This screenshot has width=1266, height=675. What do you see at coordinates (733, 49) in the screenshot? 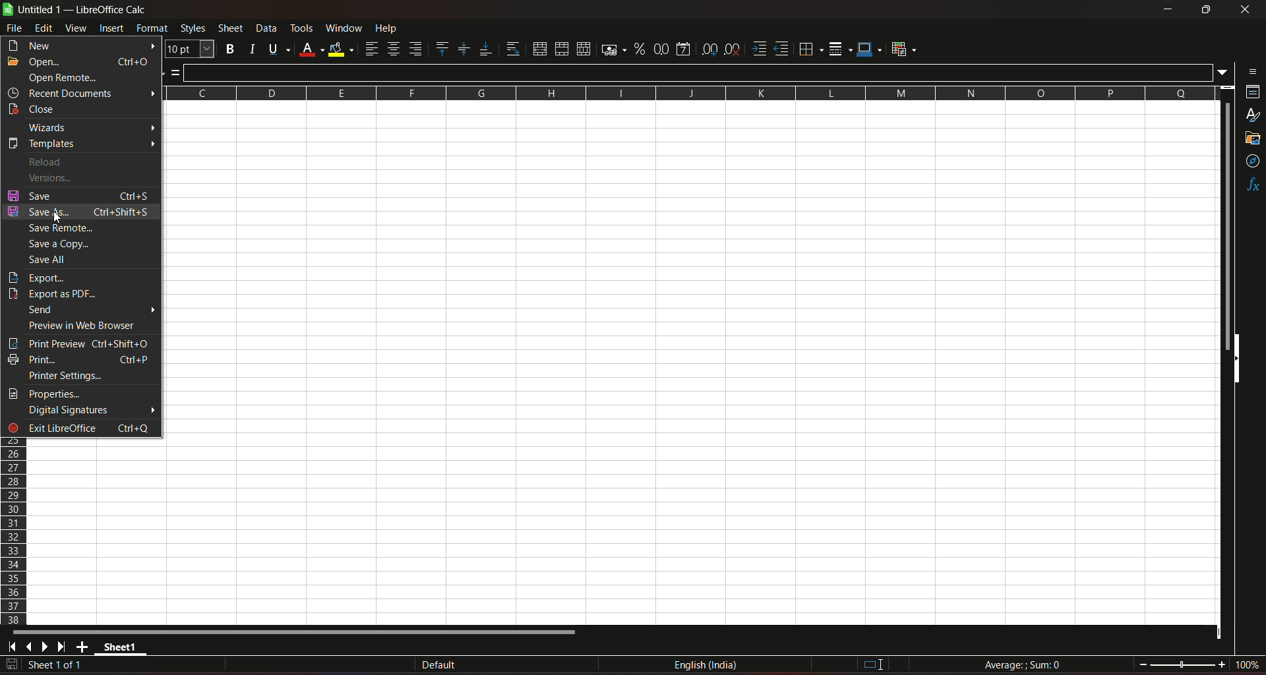
I see `delete decimal point` at bounding box center [733, 49].